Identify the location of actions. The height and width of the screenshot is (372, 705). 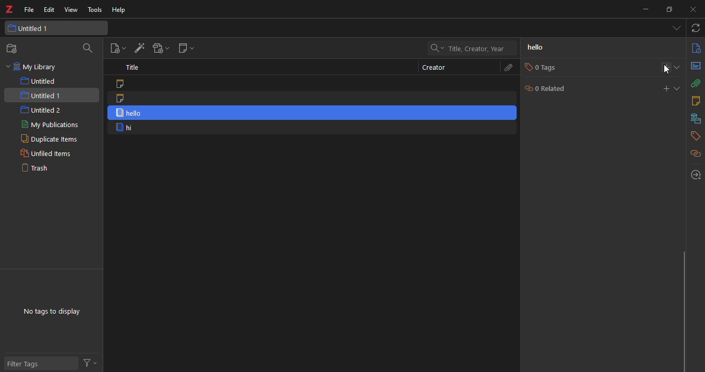
(91, 363).